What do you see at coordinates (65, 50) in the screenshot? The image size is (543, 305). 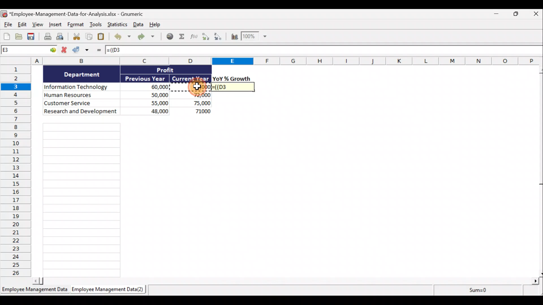 I see `Cancel change` at bounding box center [65, 50].